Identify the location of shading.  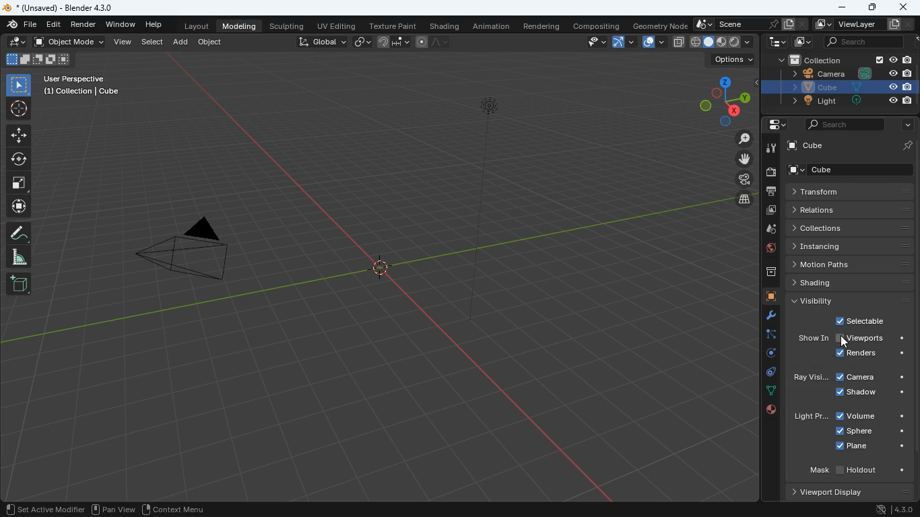
(444, 26).